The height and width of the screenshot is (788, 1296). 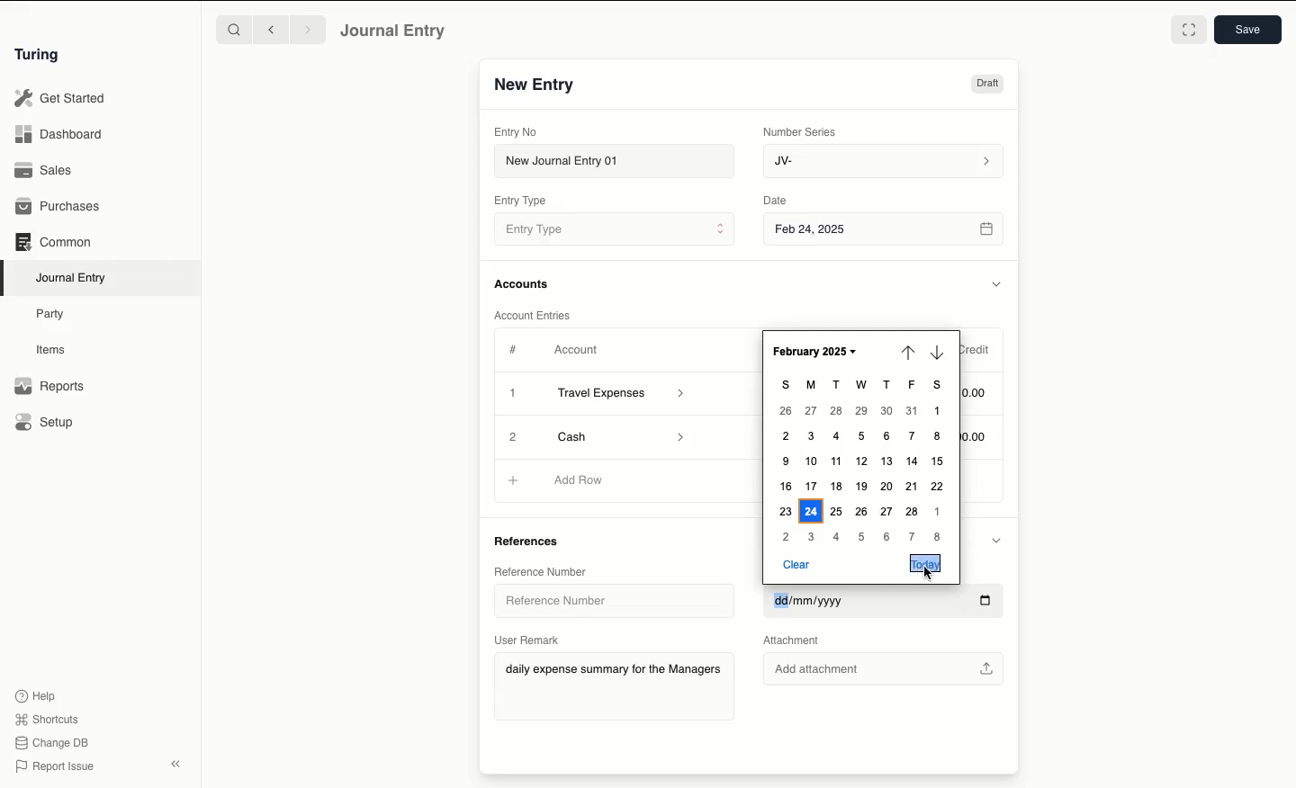 I want to click on cursor, so click(x=993, y=621).